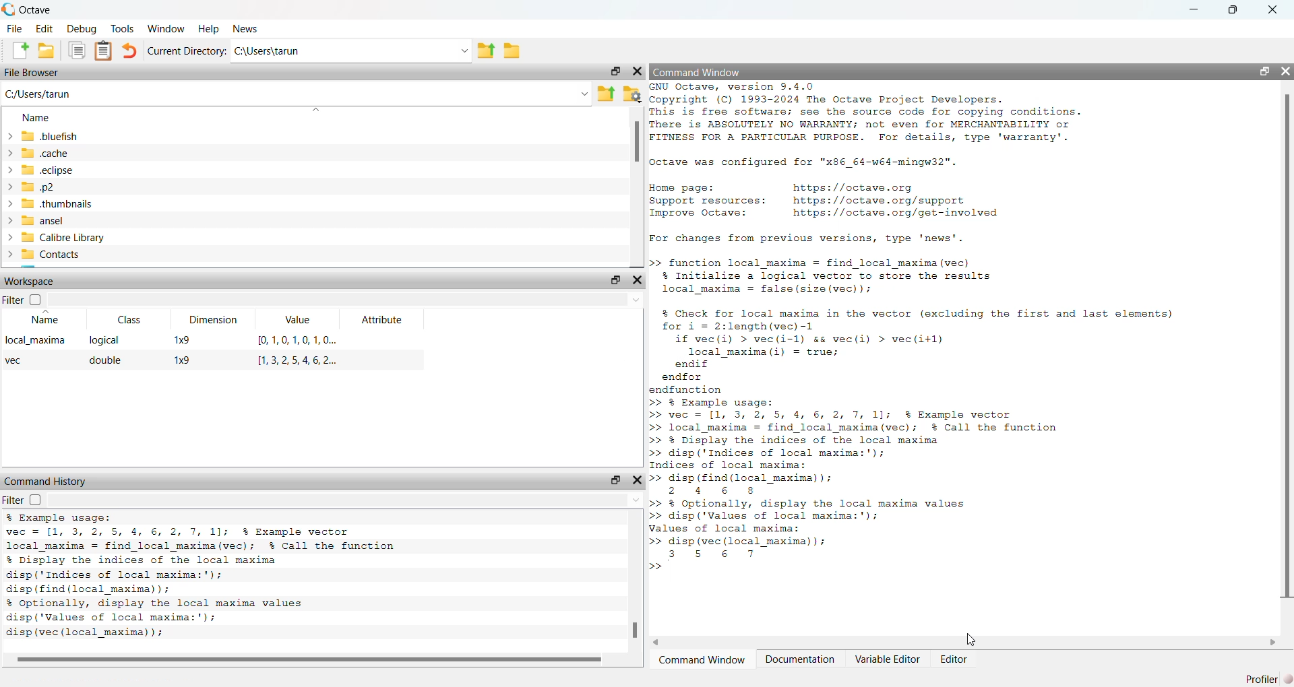 The image size is (1294, 687). I want to click on 1x9, so click(182, 360).